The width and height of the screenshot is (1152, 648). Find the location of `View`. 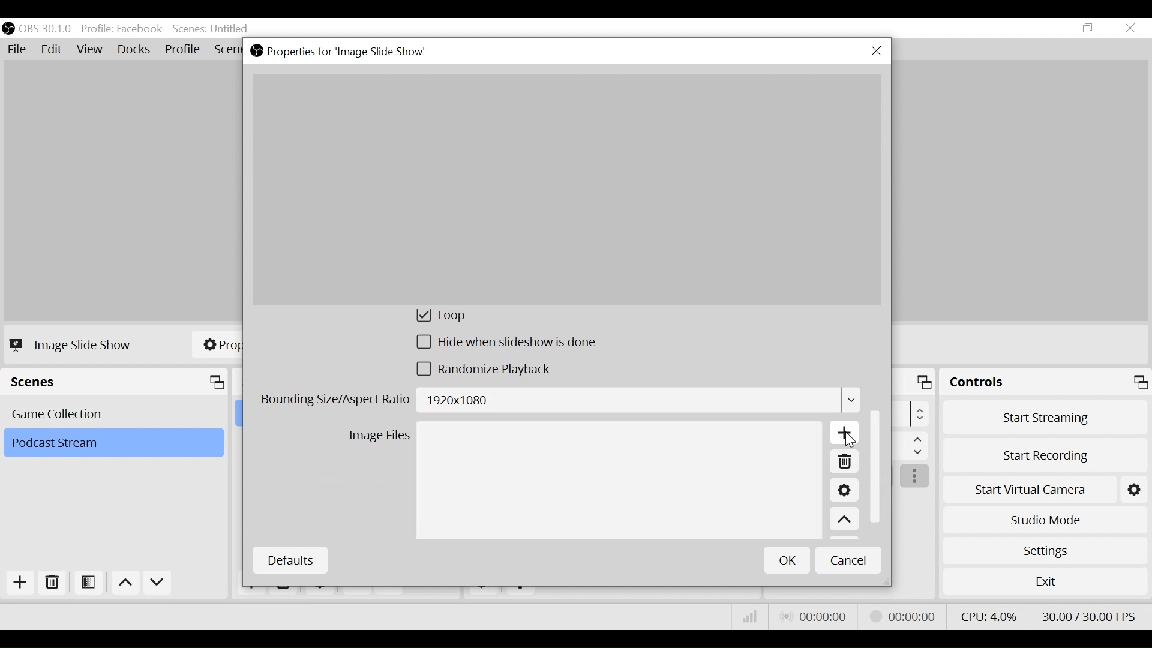

View is located at coordinates (92, 51).